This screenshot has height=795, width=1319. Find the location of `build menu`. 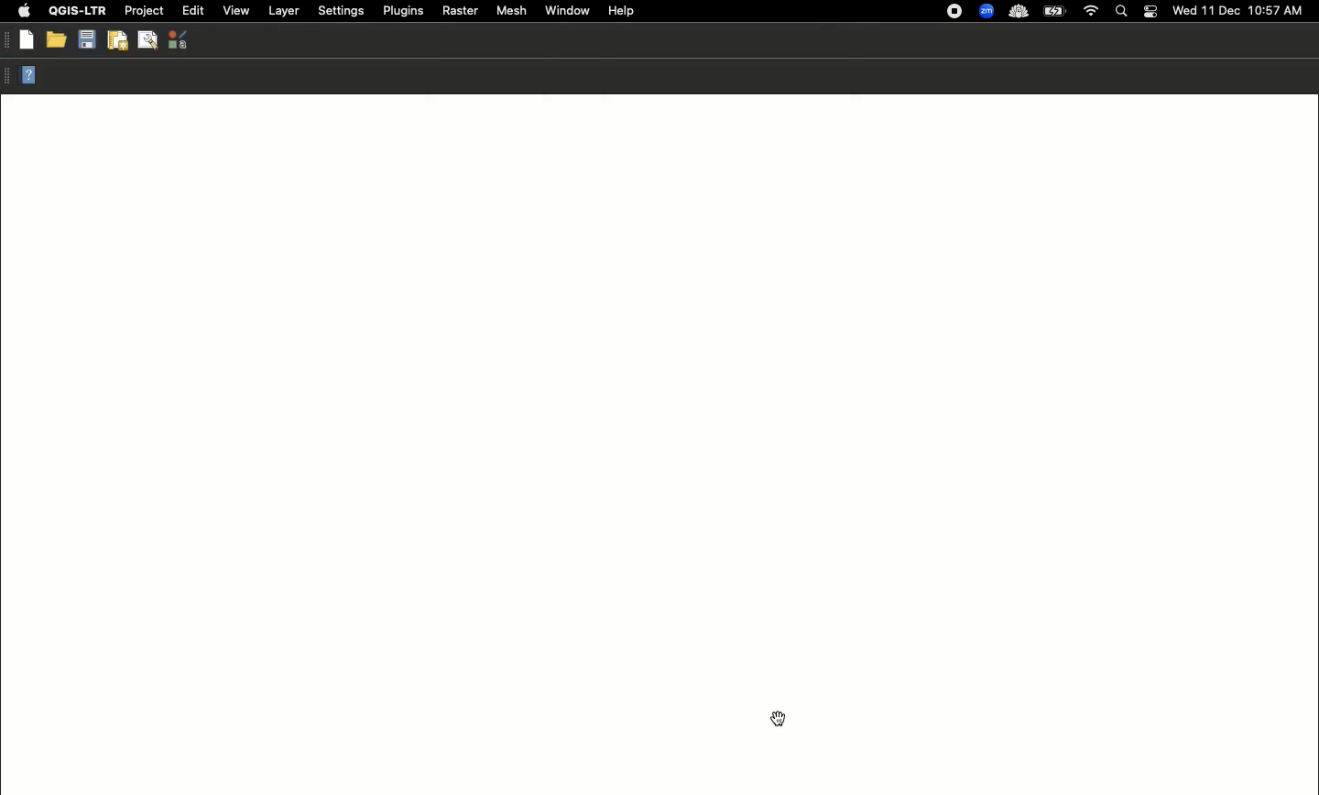

build menu is located at coordinates (150, 39).